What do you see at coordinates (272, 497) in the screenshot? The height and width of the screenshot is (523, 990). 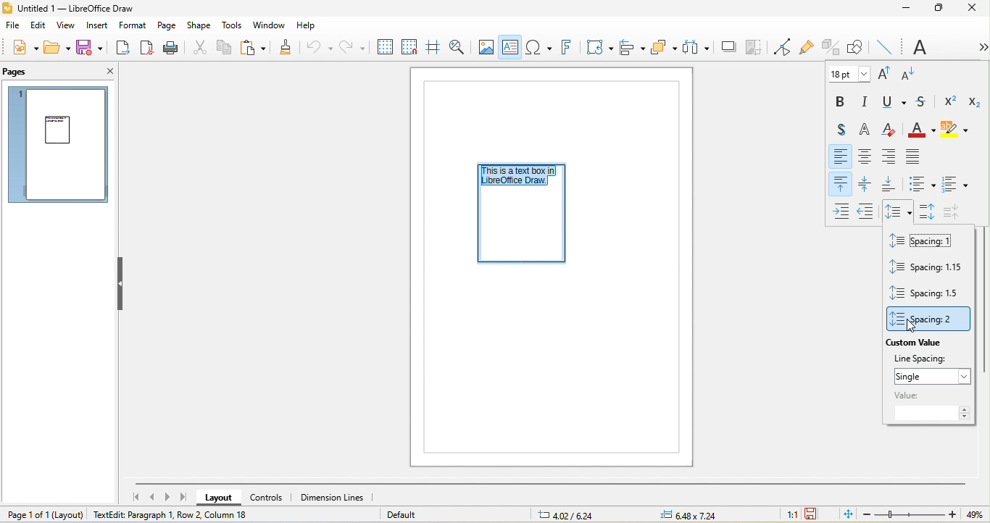 I see `controls` at bounding box center [272, 497].